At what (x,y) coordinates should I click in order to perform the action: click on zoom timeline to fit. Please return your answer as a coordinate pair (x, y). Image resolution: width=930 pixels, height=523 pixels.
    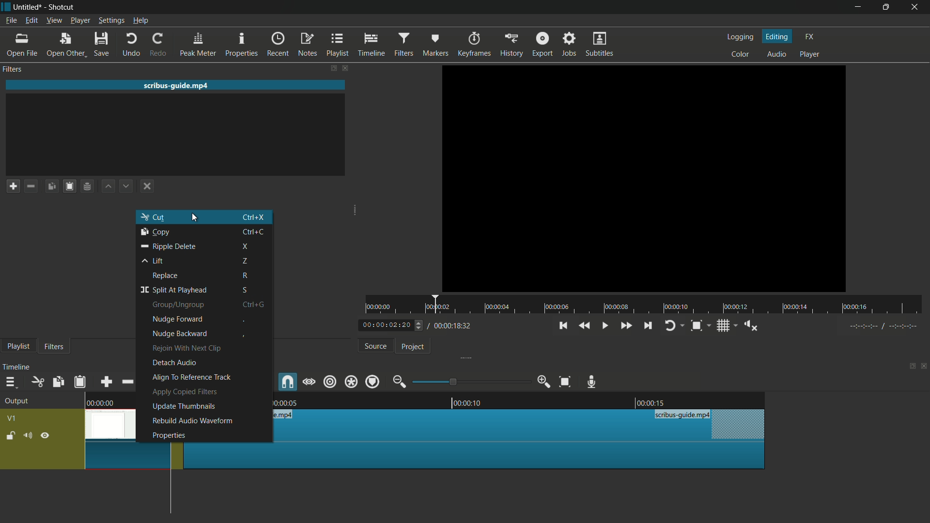
    Looking at the image, I should click on (565, 382).